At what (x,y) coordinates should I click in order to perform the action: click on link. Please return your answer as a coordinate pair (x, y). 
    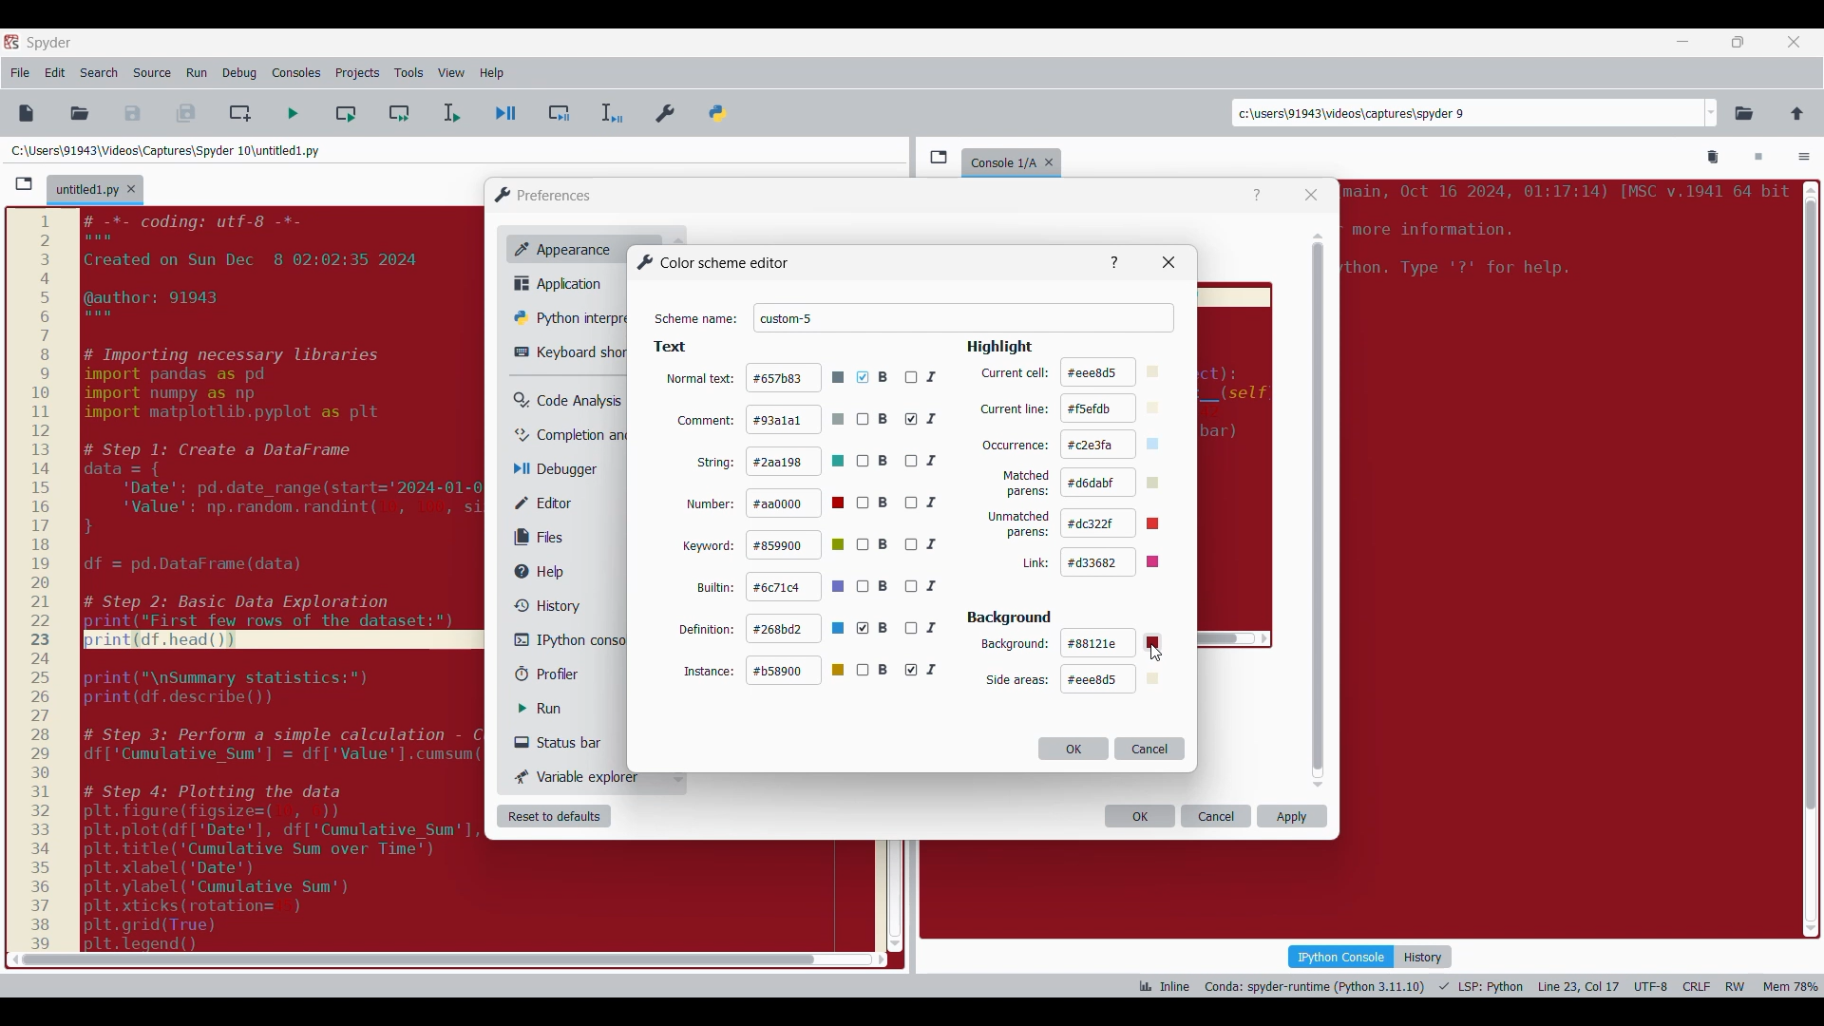
    Looking at the image, I should click on (1034, 563).